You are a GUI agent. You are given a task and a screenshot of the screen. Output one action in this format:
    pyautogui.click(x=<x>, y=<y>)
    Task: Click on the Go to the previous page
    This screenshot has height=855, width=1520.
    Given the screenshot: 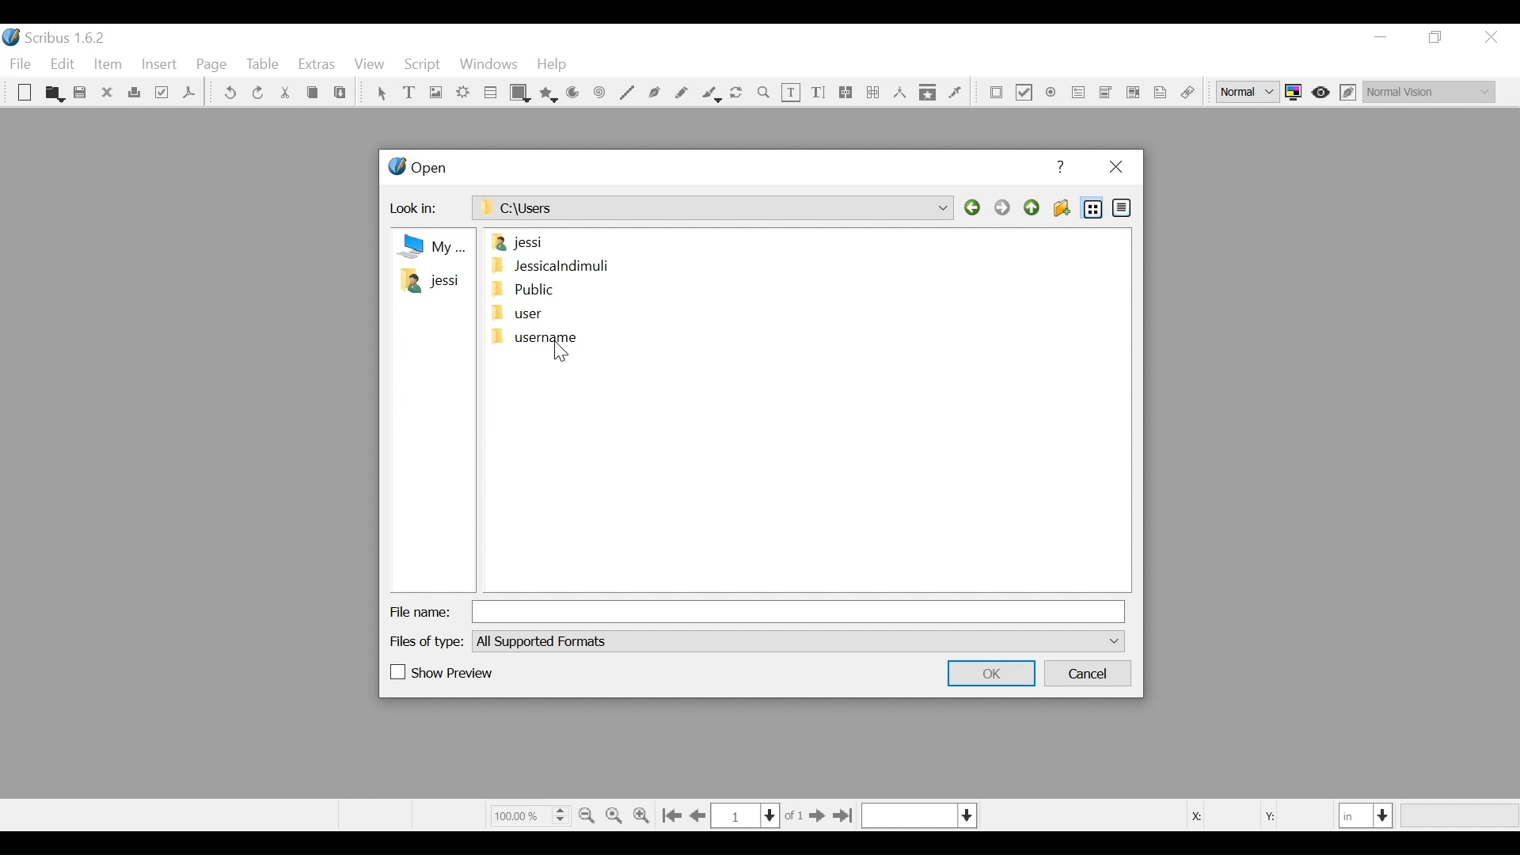 What is the action you would take?
    pyautogui.click(x=701, y=816)
    